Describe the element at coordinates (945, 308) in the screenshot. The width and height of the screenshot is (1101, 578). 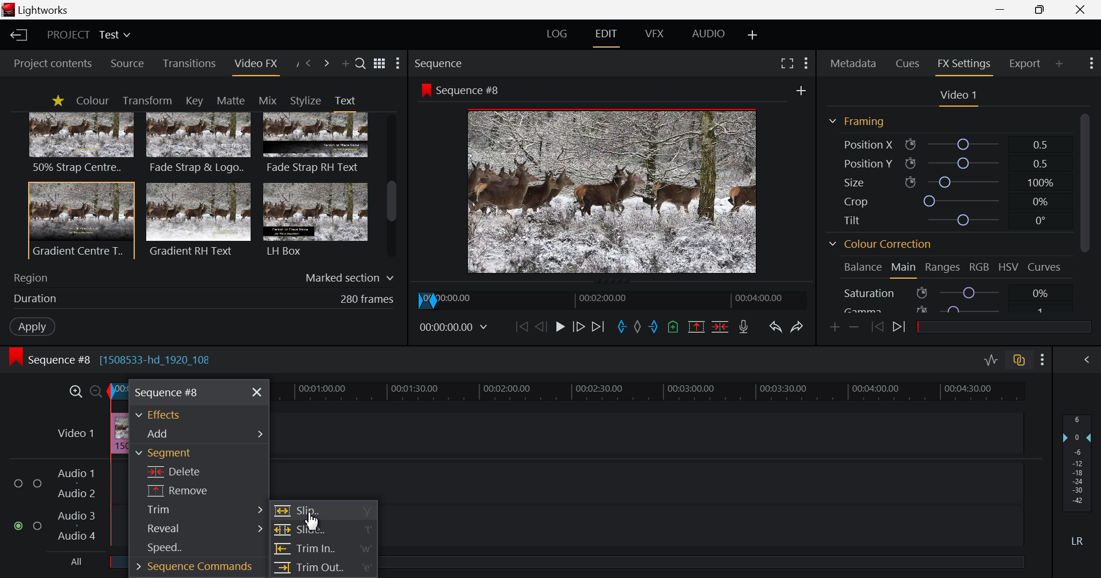
I see `Gamma` at that location.